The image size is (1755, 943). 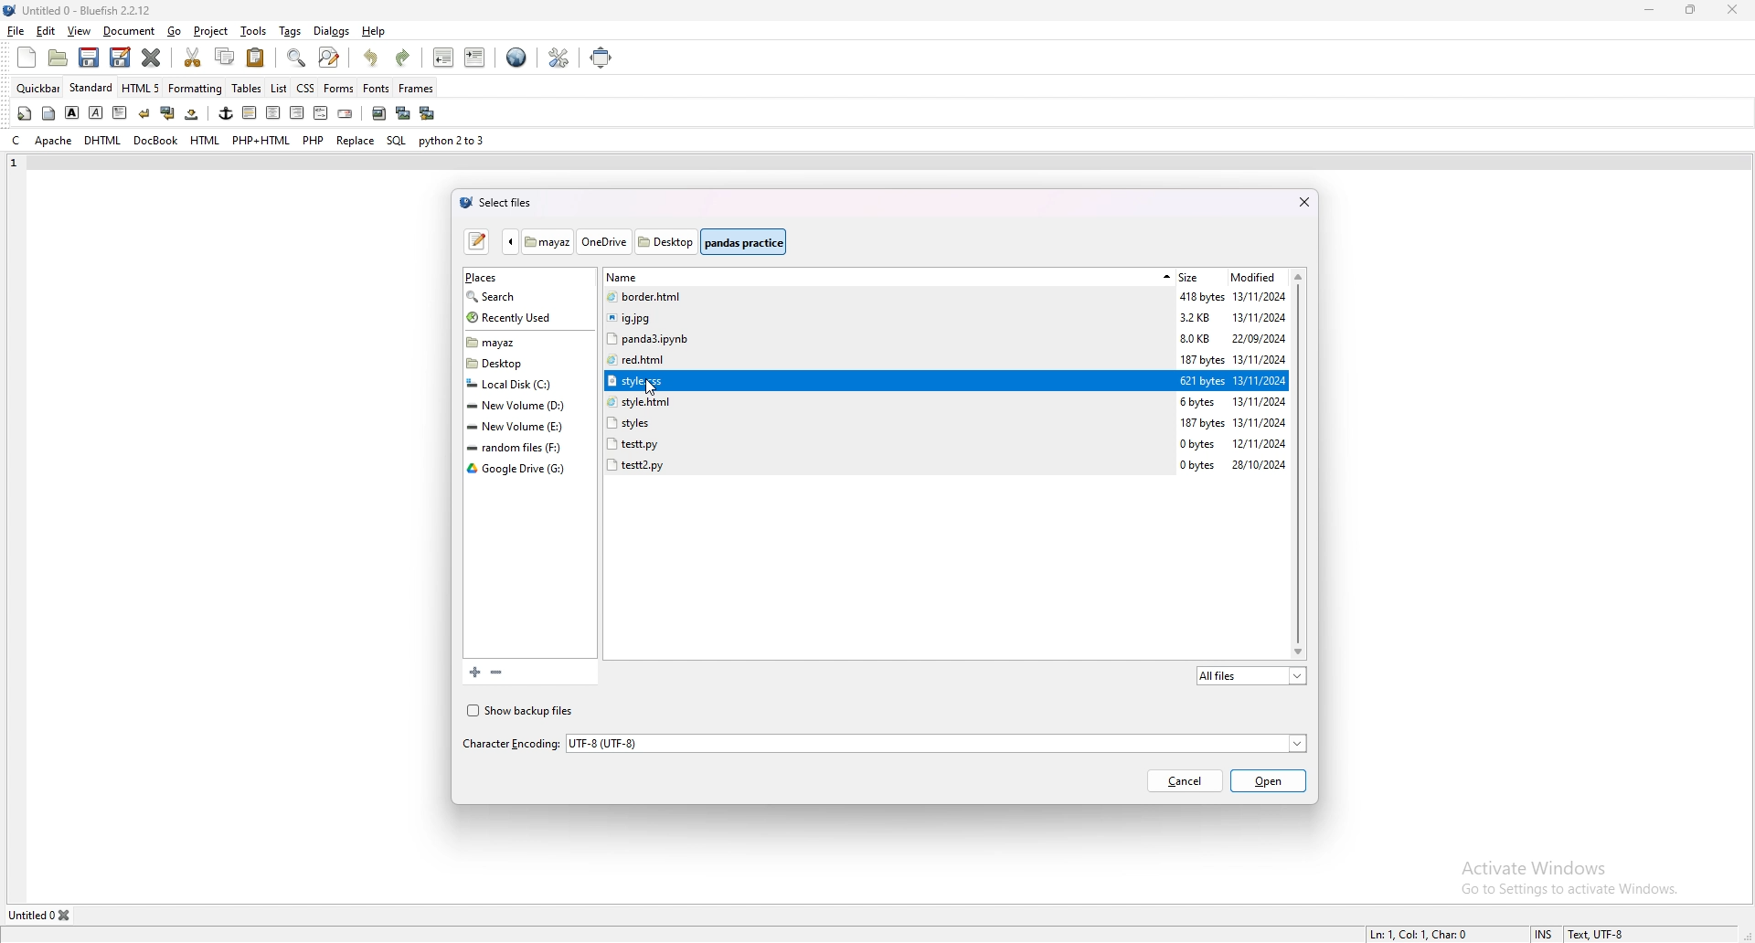 What do you see at coordinates (1201, 298) in the screenshot?
I see `418 bytes` at bounding box center [1201, 298].